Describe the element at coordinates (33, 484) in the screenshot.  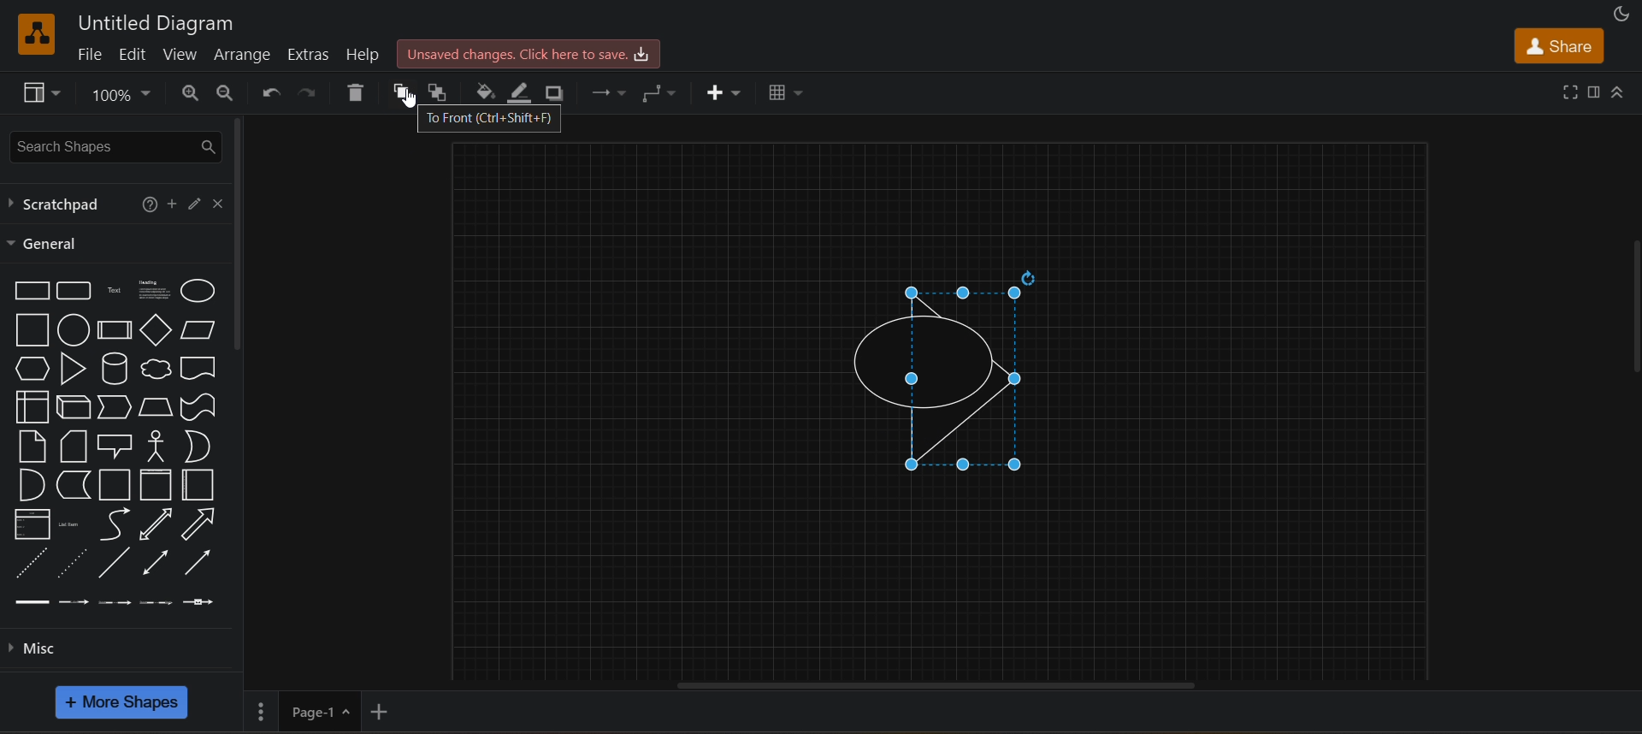
I see `and` at that location.